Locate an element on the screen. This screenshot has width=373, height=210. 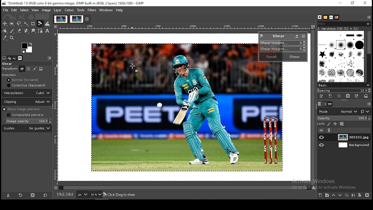
merge layers is located at coordinates (353, 195).